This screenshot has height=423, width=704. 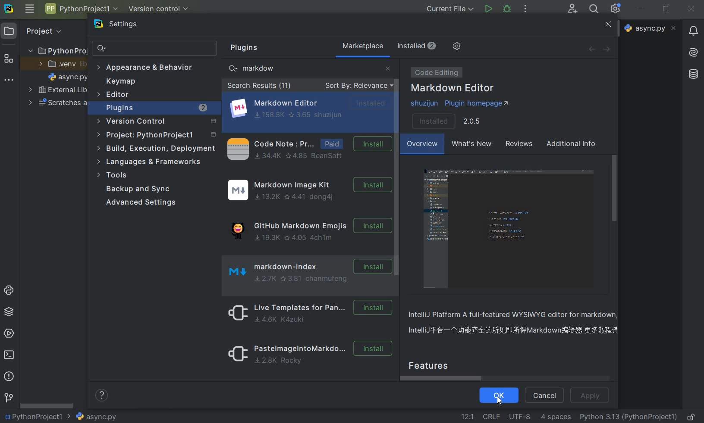 I want to click on editor view, so click(x=511, y=230).